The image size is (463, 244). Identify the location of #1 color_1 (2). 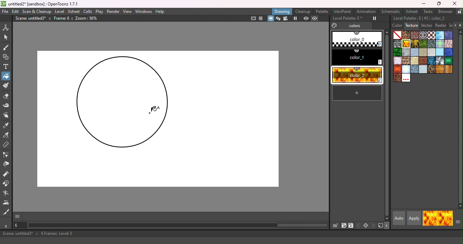
(356, 58).